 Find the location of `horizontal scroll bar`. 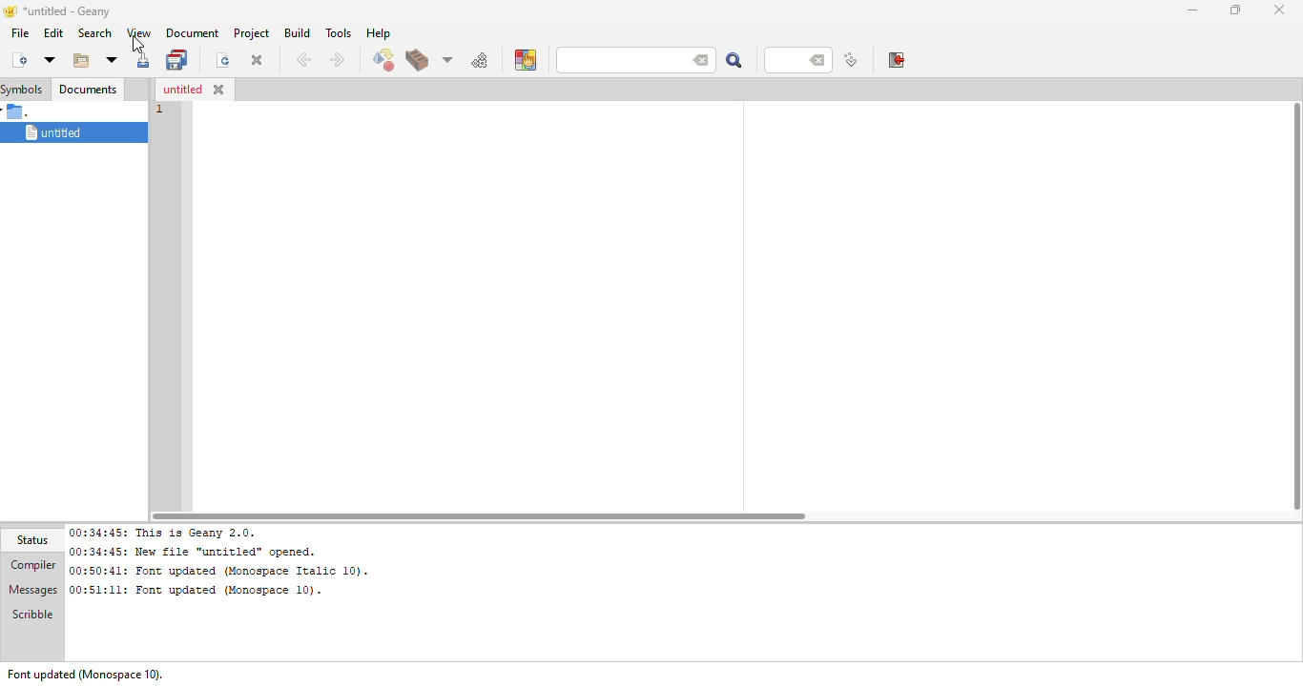

horizontal scroll bar is located at coordinates (473, 513).